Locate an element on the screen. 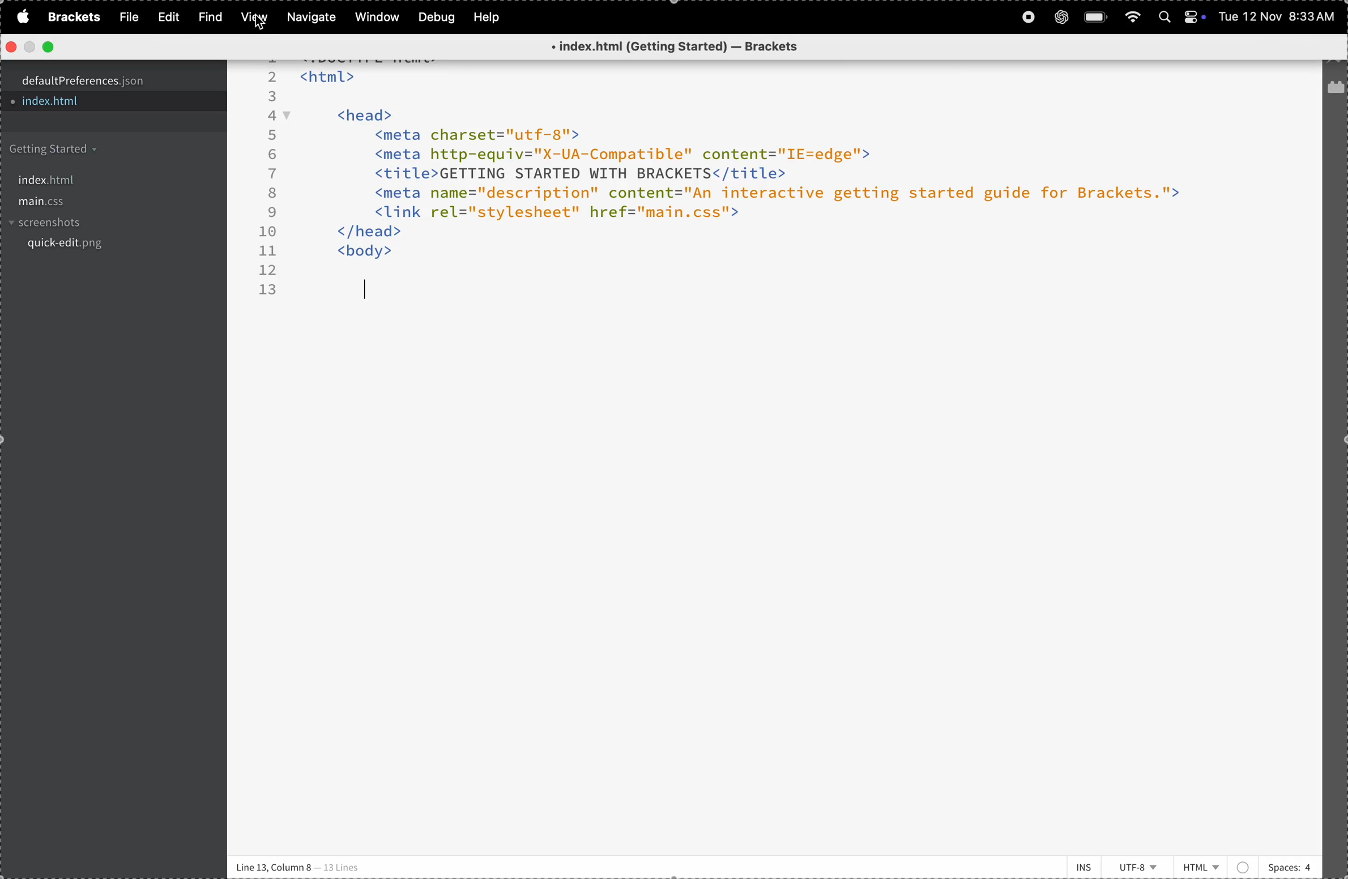 This screenshot has height=879, width=1348. window is located at coordinates (375, 17).